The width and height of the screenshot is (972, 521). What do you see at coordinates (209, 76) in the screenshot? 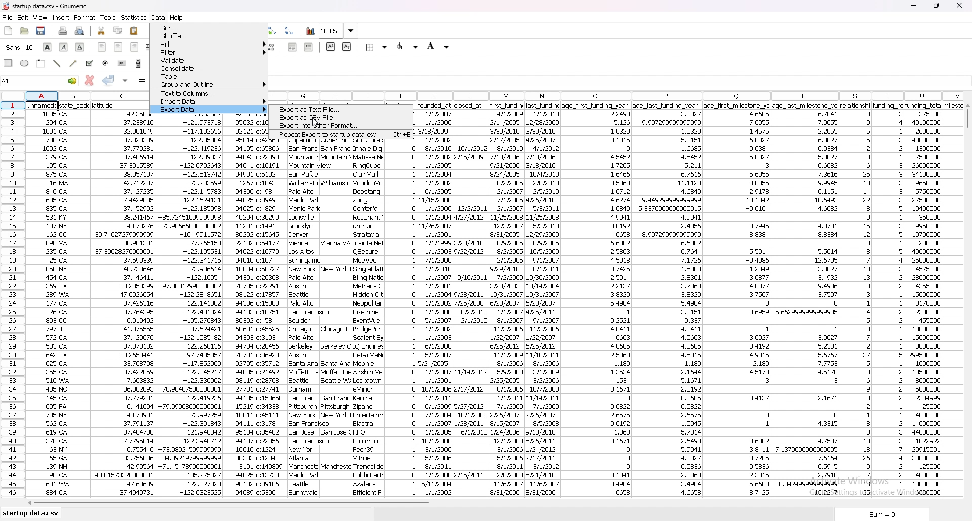
I see `table` at bounding box center [209, 76].